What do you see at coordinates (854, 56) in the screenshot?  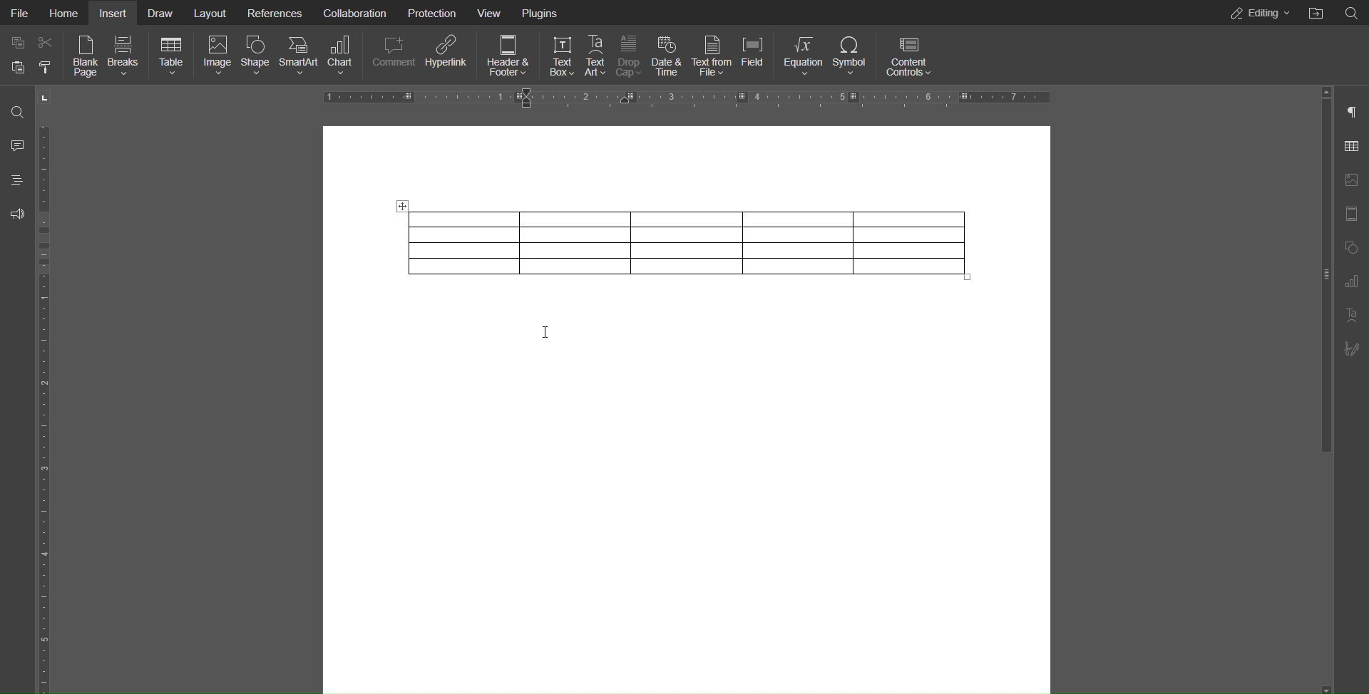 I see `Symbol` at bounding box center [854, 56].